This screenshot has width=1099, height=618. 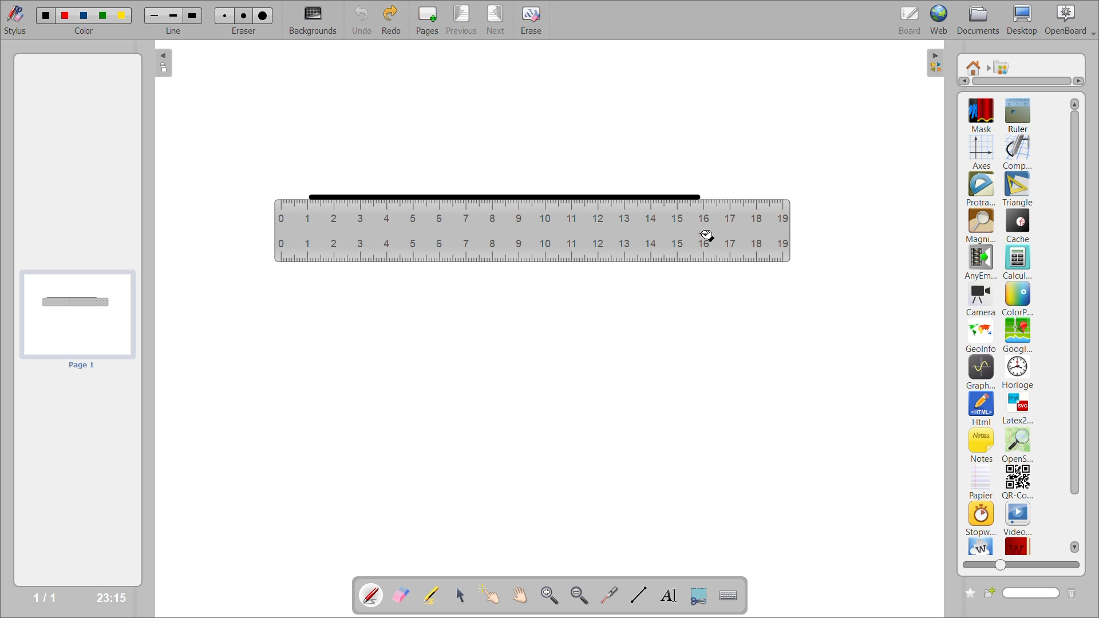 I want to click on mask, so click(x=984, y=114).